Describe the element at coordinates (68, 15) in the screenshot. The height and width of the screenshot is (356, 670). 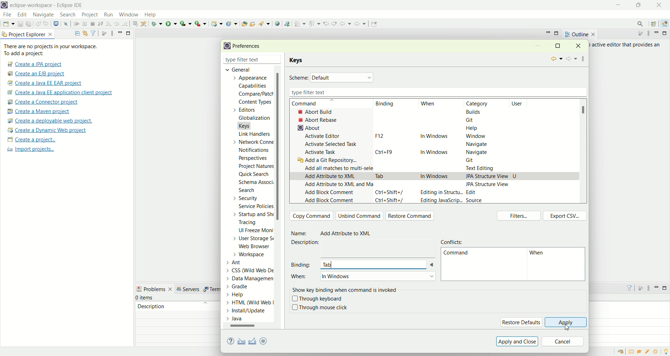
I see `search` at that location.